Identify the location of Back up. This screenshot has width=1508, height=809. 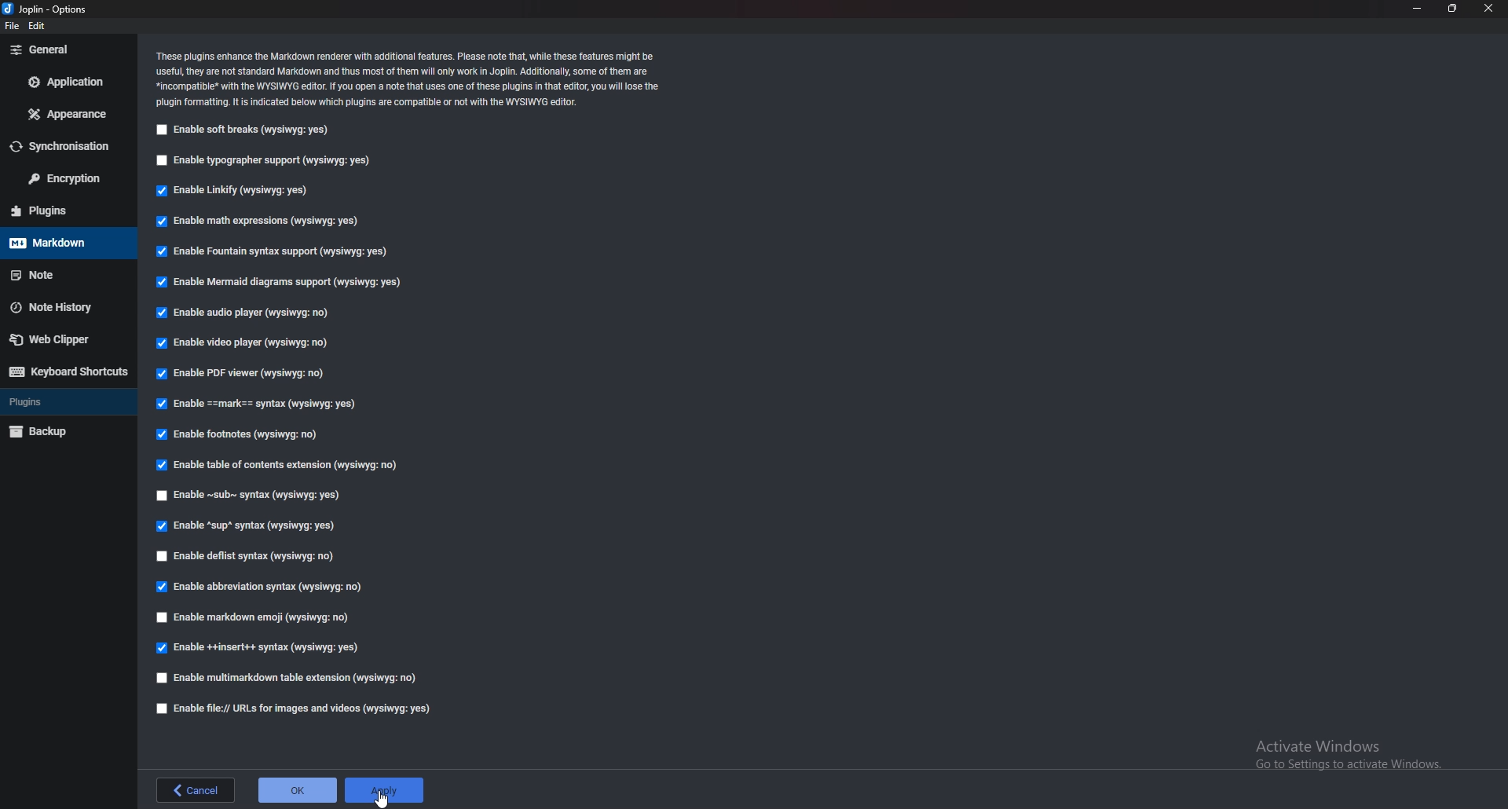
(63, 432).